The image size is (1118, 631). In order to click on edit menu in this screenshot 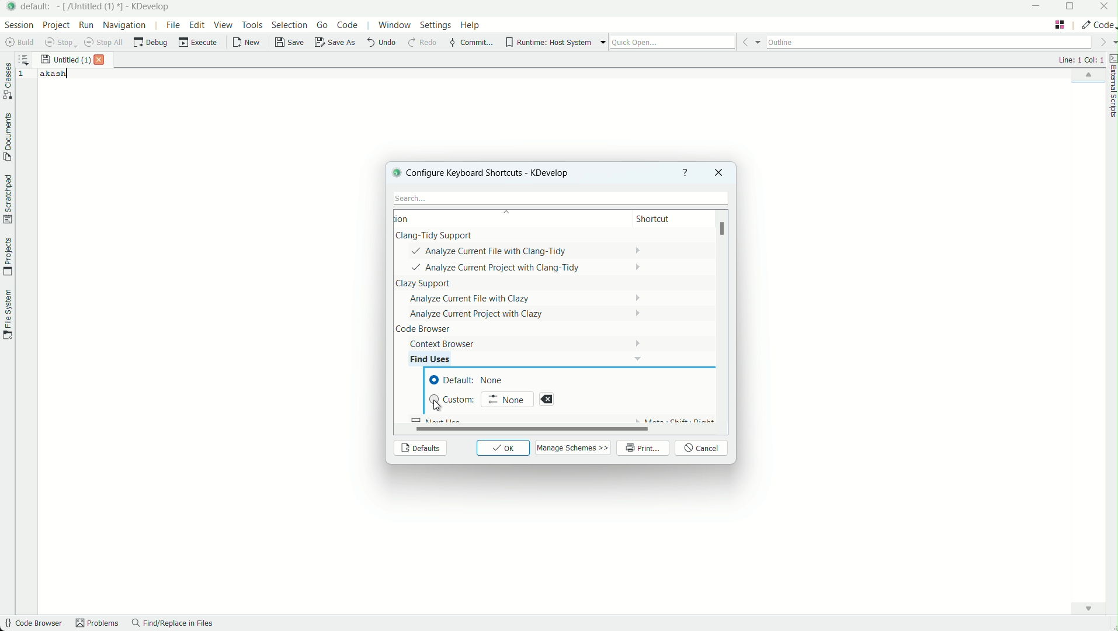, I will do `click(197, 25)`.